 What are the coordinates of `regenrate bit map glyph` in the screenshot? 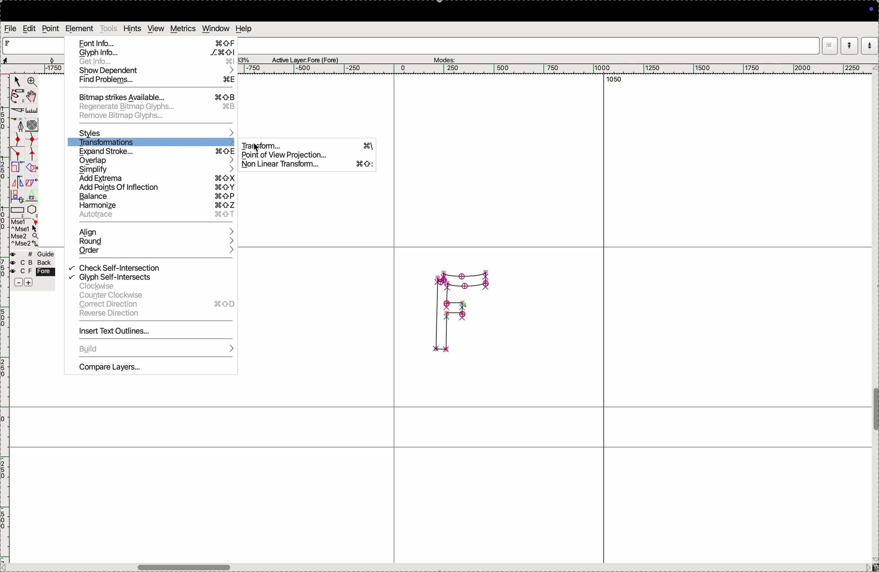 It's located at (153, 106).